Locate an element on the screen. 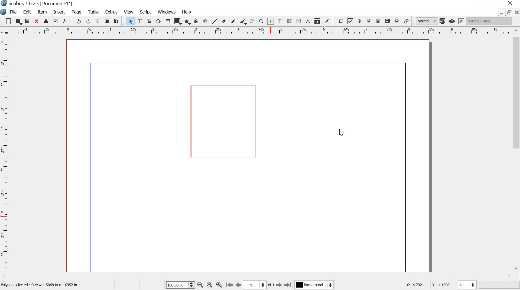 Image resolution: width=520 pixels, height=290 pixels. link text frames is located at coordinates (289, 21).